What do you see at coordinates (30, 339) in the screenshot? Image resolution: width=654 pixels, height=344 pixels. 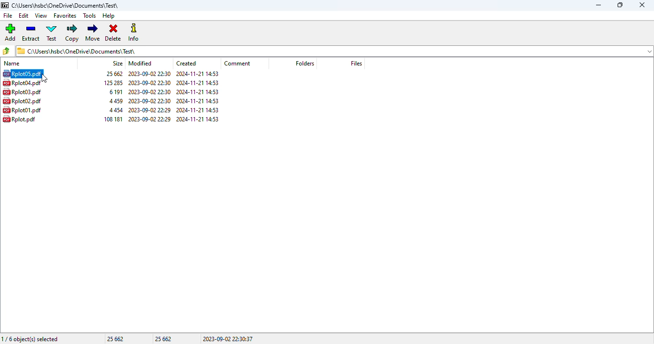 I see `1/6 object(s) selected` at bounding box center [30, 339].